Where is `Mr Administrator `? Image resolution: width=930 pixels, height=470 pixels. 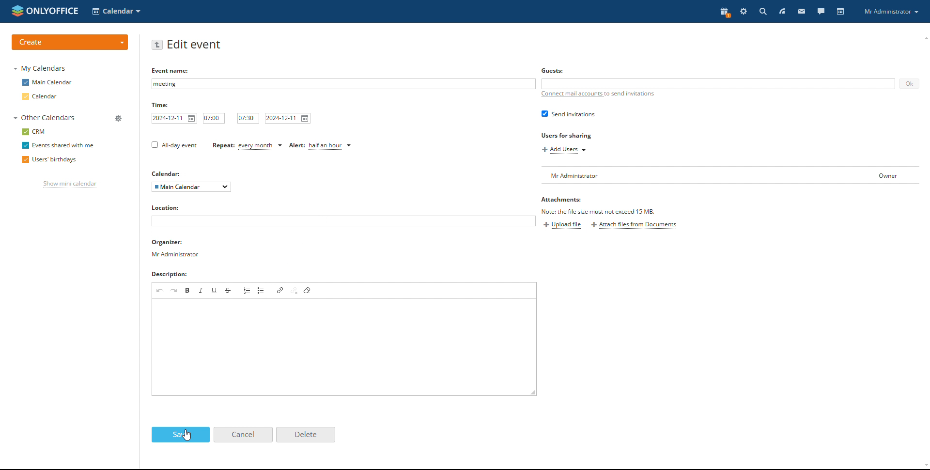
Mr Administrator  is located at coordinates (893, 13).